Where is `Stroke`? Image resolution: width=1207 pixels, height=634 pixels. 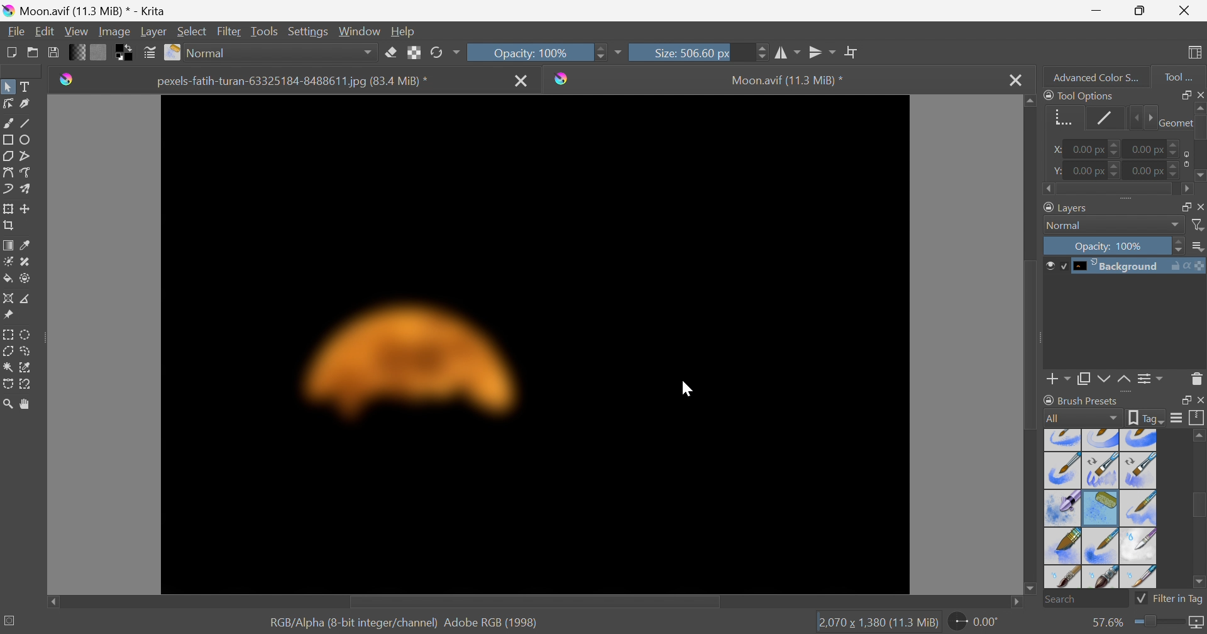
Stroke is located at coordinates (1101, 119).